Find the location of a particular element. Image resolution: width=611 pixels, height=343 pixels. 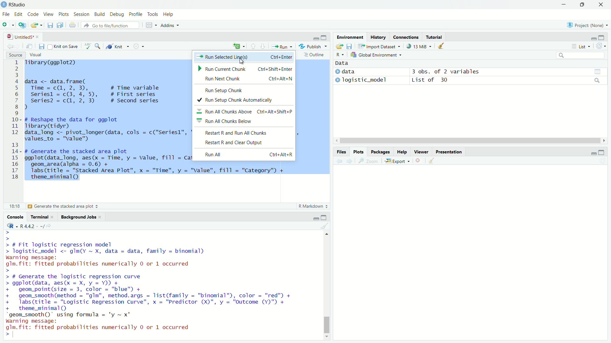

close is located at coordinates (602, 4).